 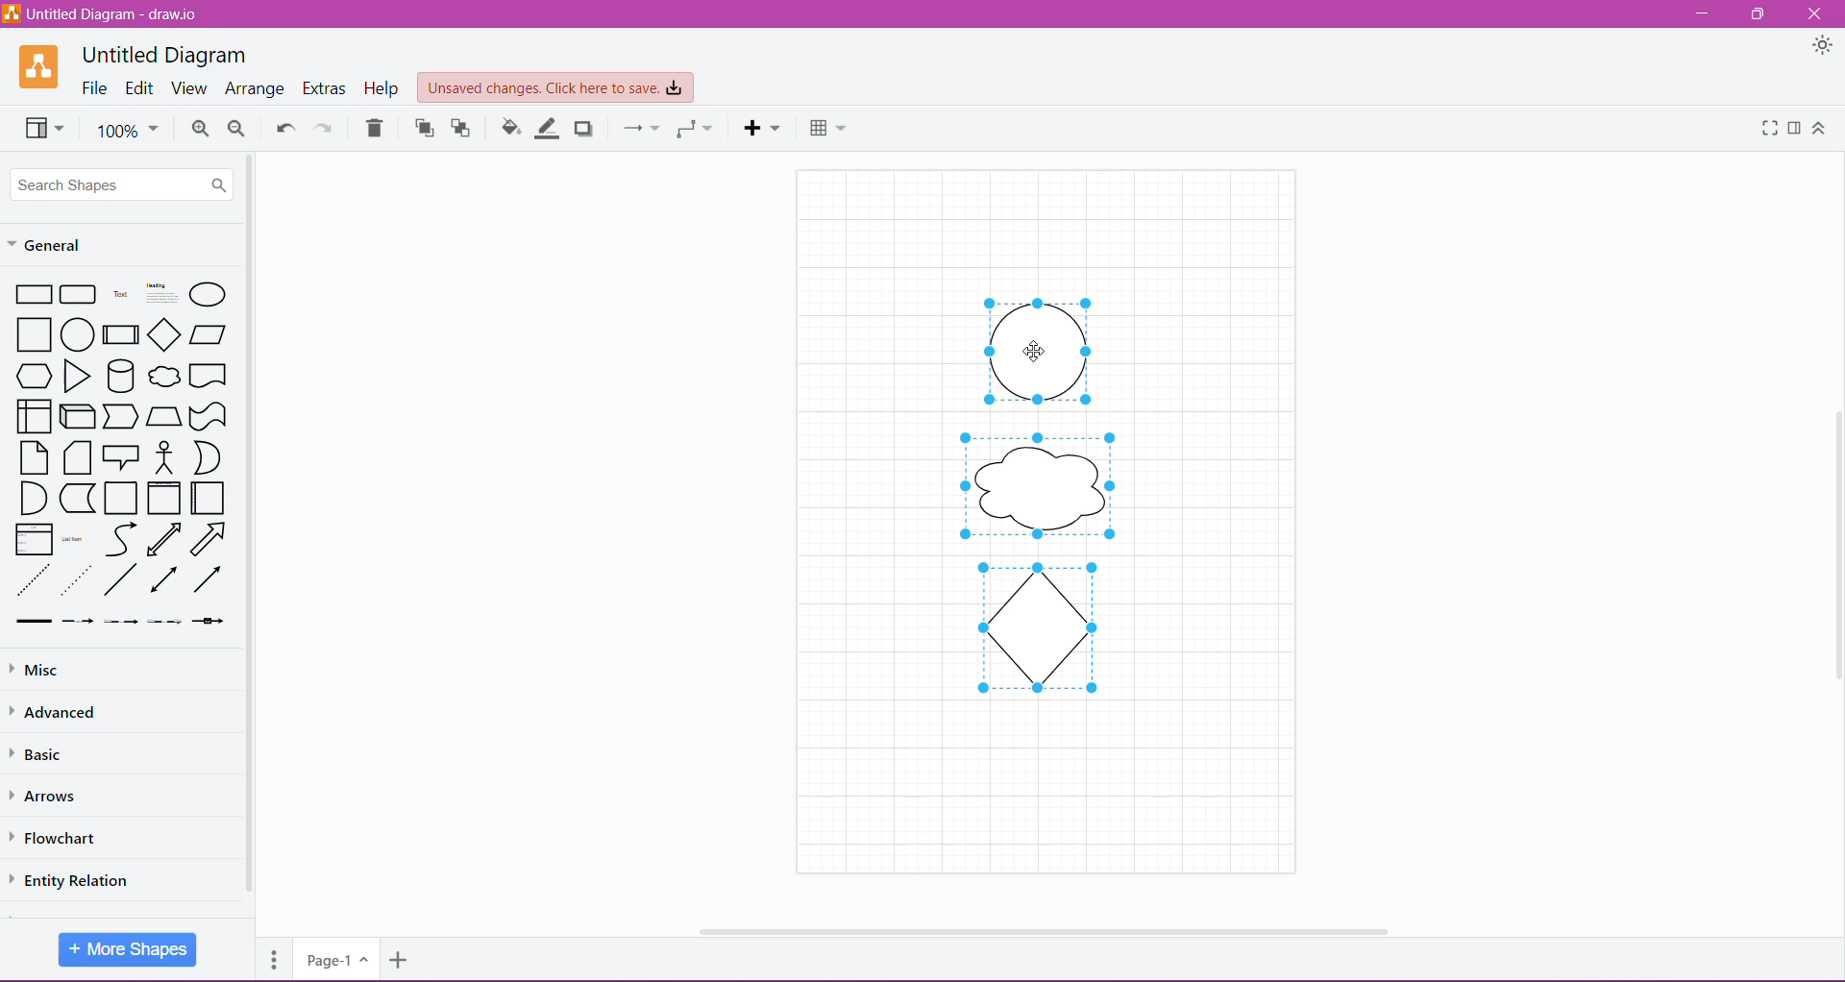 I want to click on Help, so click(x=383, y=88).